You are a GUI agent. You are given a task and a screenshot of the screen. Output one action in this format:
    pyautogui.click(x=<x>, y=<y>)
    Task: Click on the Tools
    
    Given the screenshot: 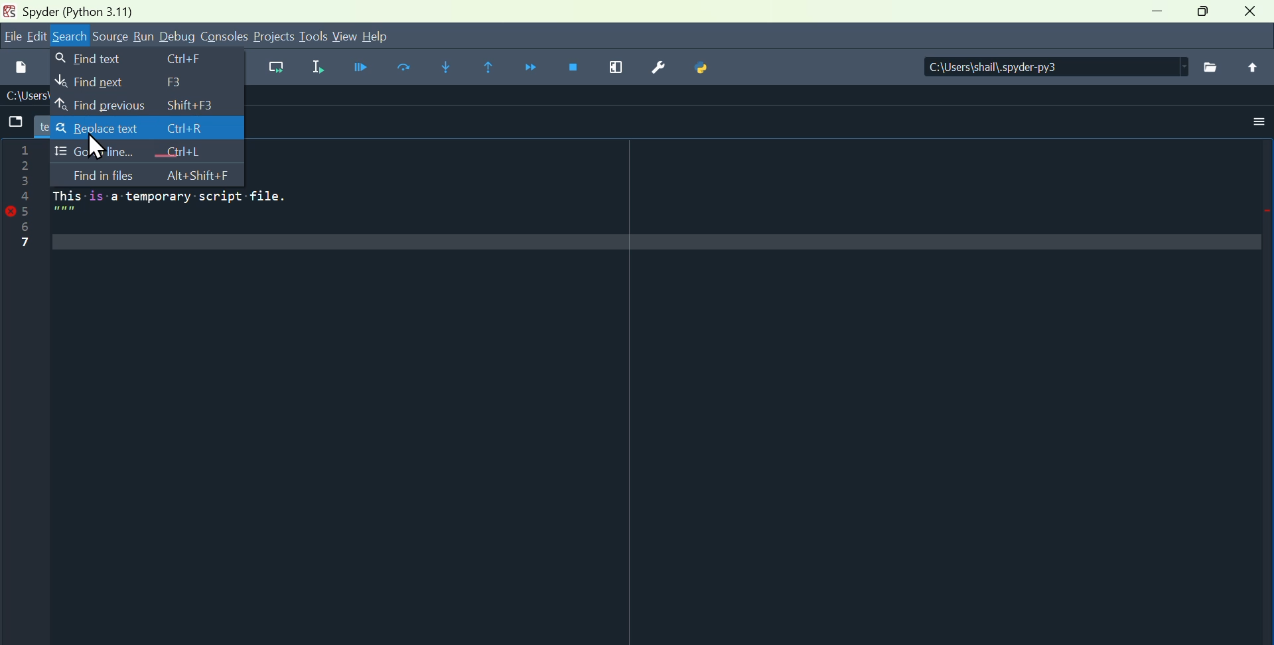 What is the action you would take?
    pyautogui.click(x=314, y=38)
    